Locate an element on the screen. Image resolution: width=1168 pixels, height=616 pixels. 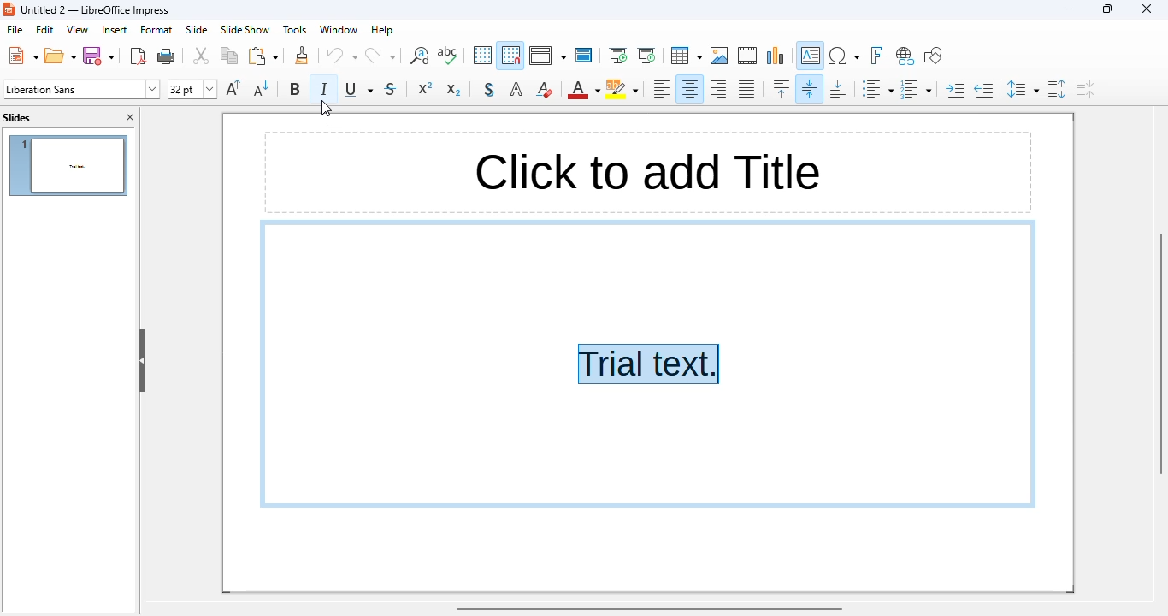
font name is located at coordinates (81, 90).